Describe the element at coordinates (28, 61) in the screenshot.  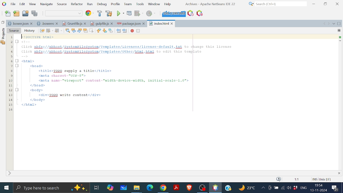
I see `<html>` at that location.